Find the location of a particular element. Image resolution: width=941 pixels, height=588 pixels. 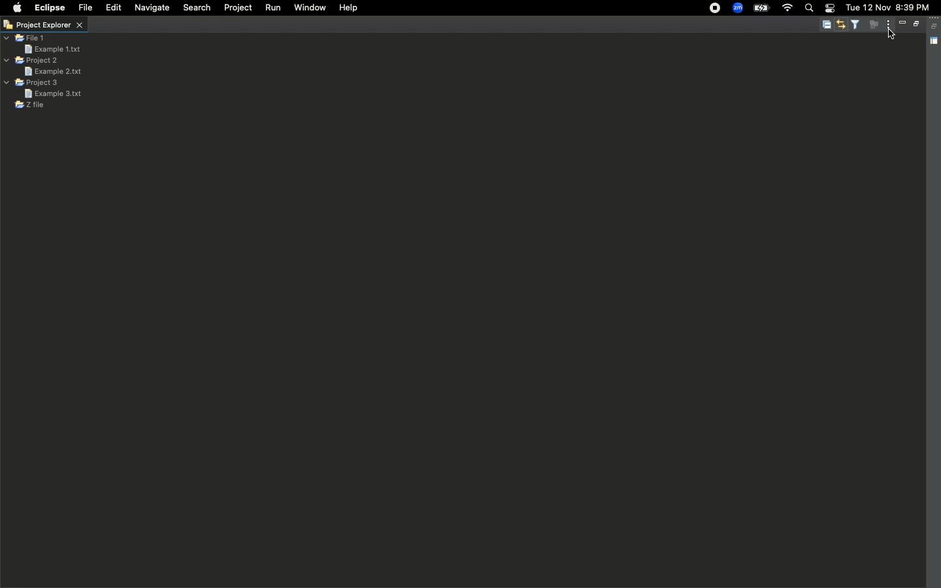

Maximize is located at coordinates (915, 25).